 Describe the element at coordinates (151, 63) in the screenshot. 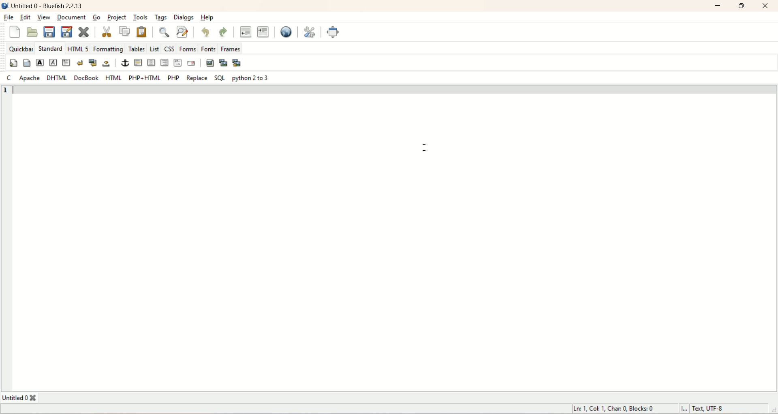

I see `center` at that location.